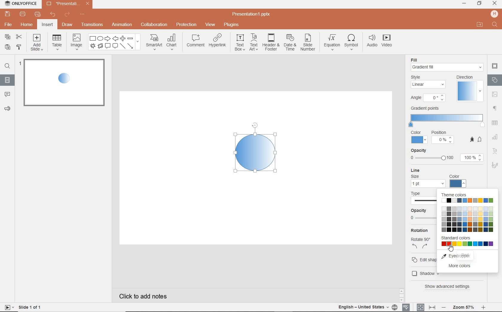 This screenshot has height=312, width=502. Describe the element at coordinates (68, 14) in the screenshot. I see `redo` at that location.